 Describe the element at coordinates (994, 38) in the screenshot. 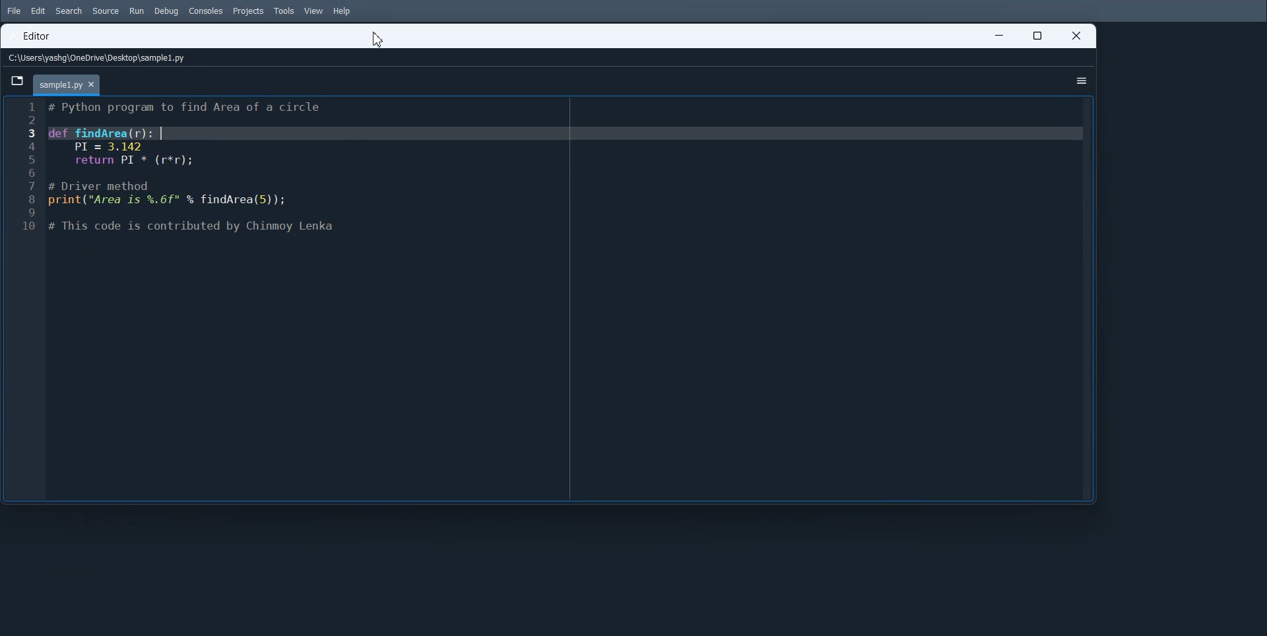

I see `Minimize` at that location.